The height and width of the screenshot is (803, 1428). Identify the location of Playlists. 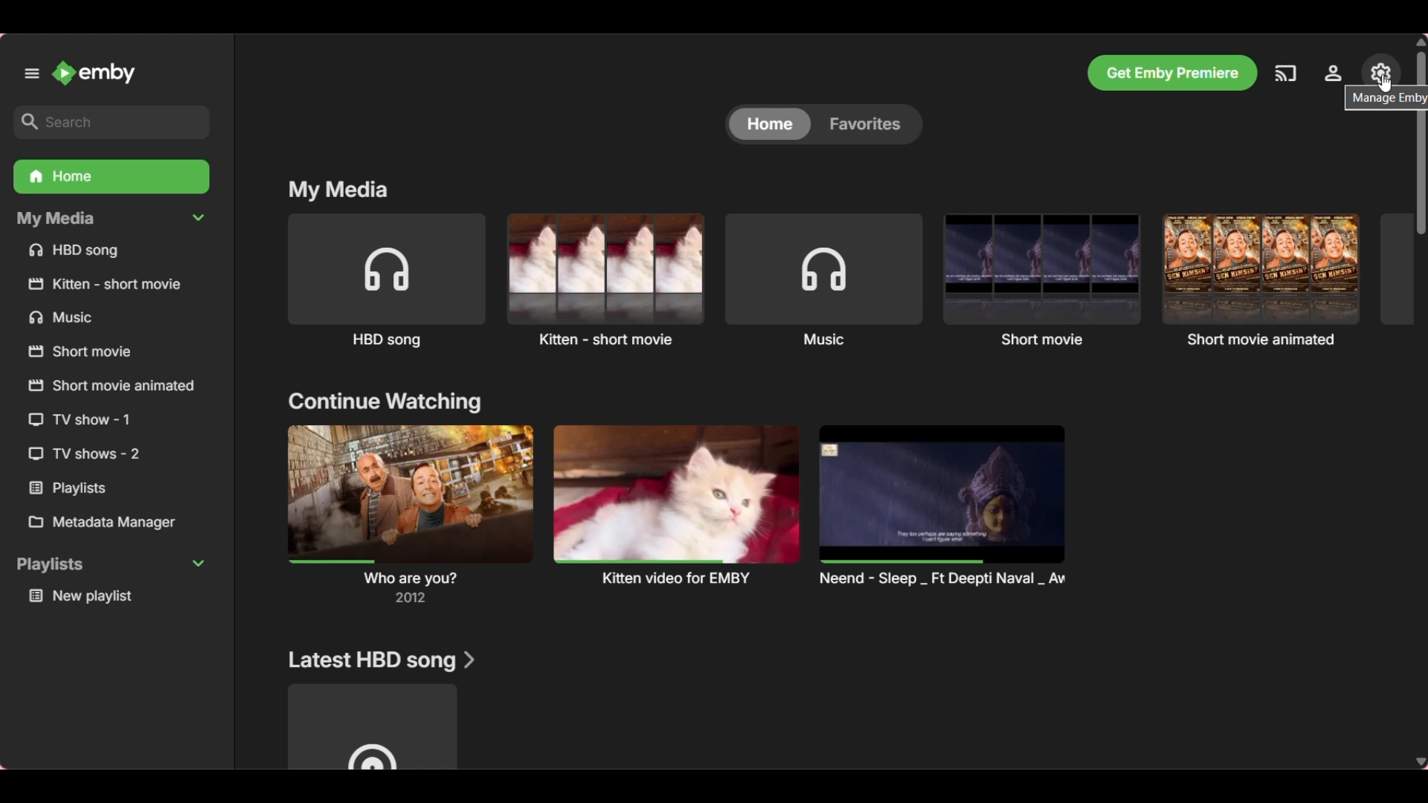
(110, 488).